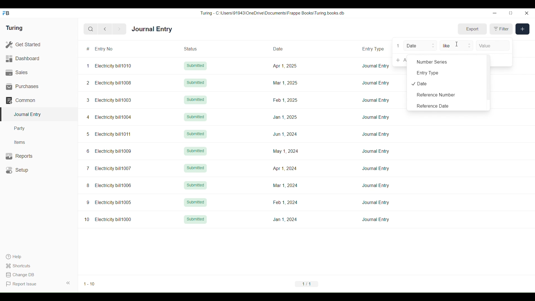 The width and height of the screenshot is (535, 301). Describe the element at coordinates (119, 29) in the screenshot. I see `Next` at that location.